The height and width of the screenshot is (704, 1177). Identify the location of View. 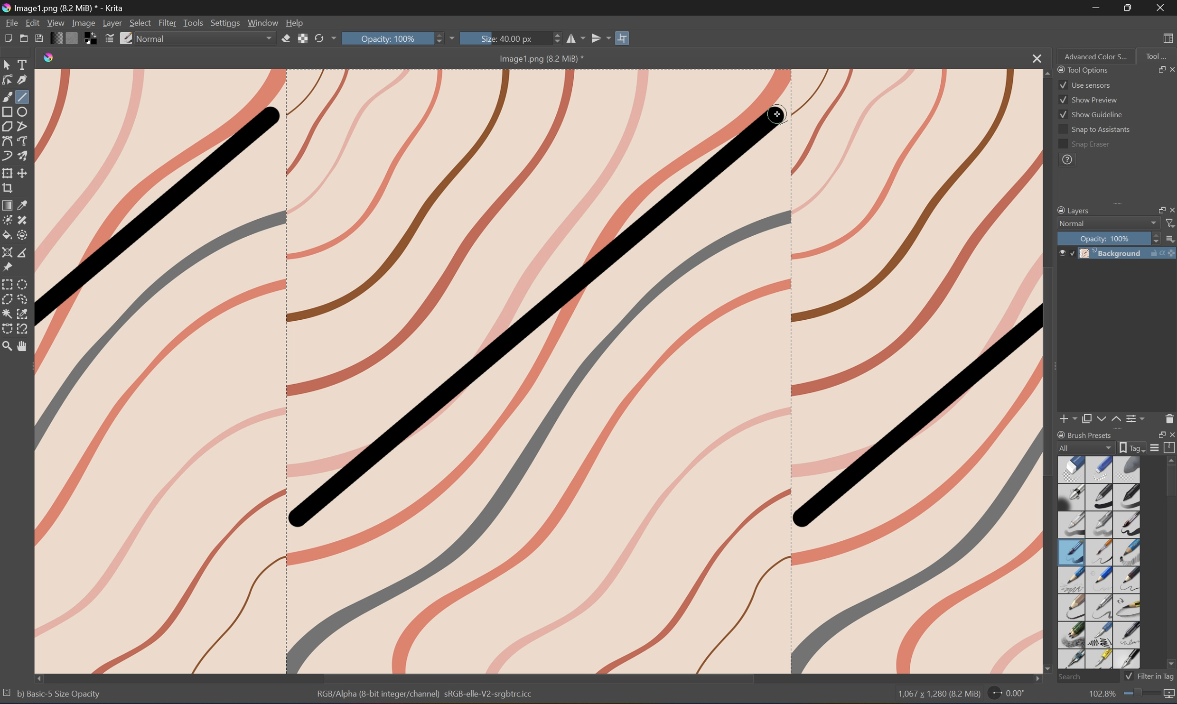
(55, 22).